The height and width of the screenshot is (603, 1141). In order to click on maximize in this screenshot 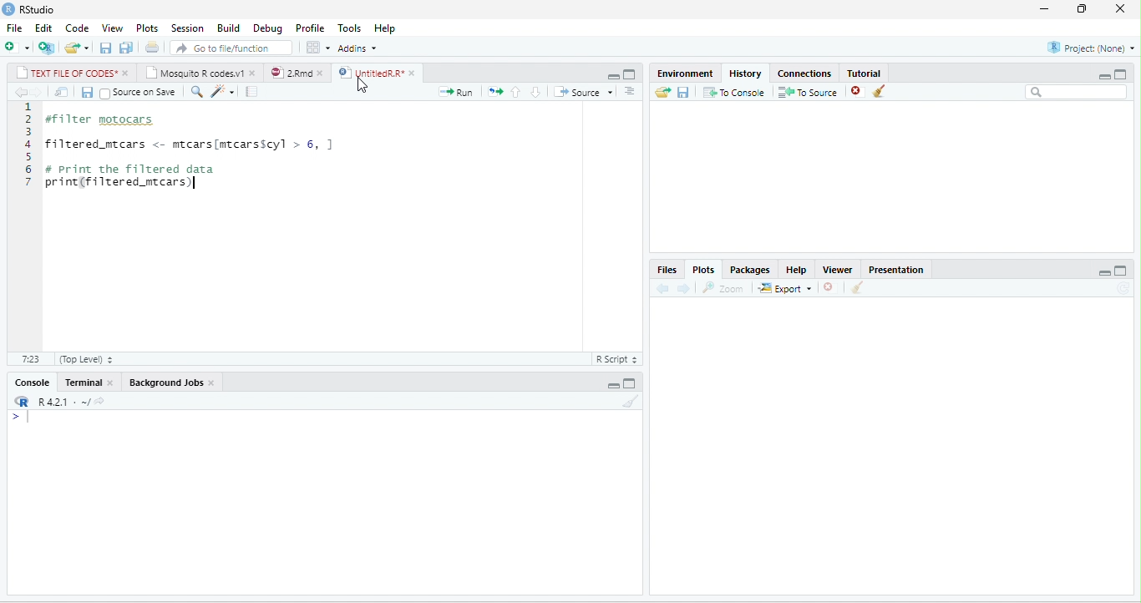, I will do `click(629, 74)`.